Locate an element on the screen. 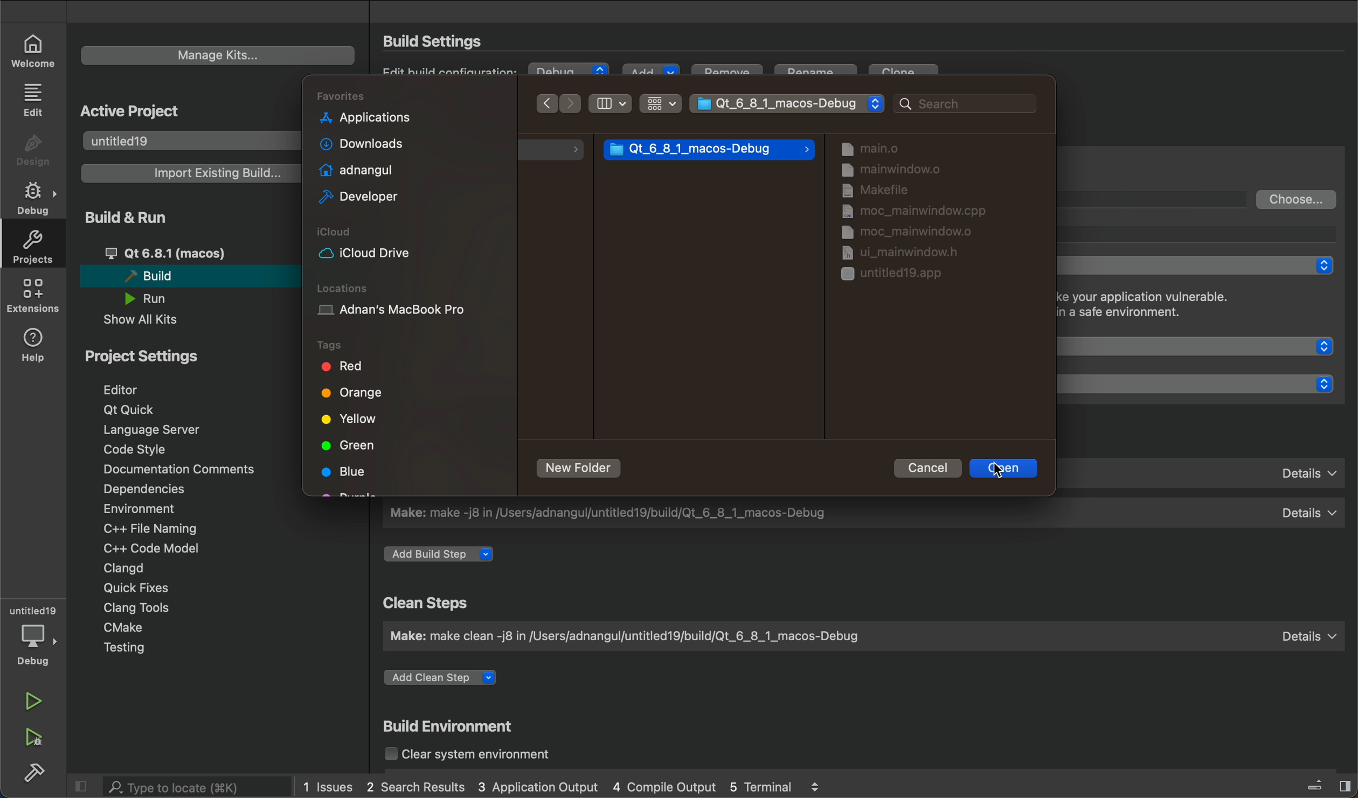 This screenshot has height=798, width=1358. add build step is located at coordinates (444, 555).